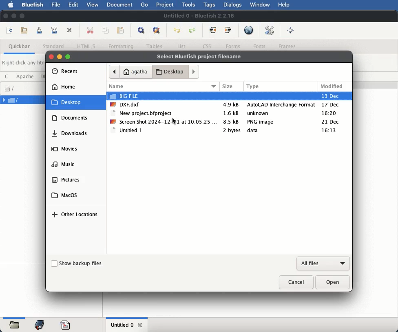 This screenshot has width=398, height=332. What do you see at coordinates (330, 96) in the screenshot?
I see `13 Dec` at bounding box center [330, 96].